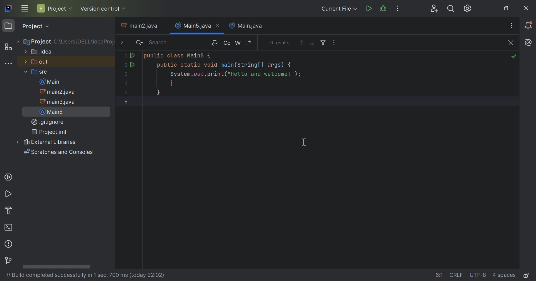  What do you see at coordinates (58, 102) in the screenshot?
I see `main3.java` at bounding box center [58, 102].